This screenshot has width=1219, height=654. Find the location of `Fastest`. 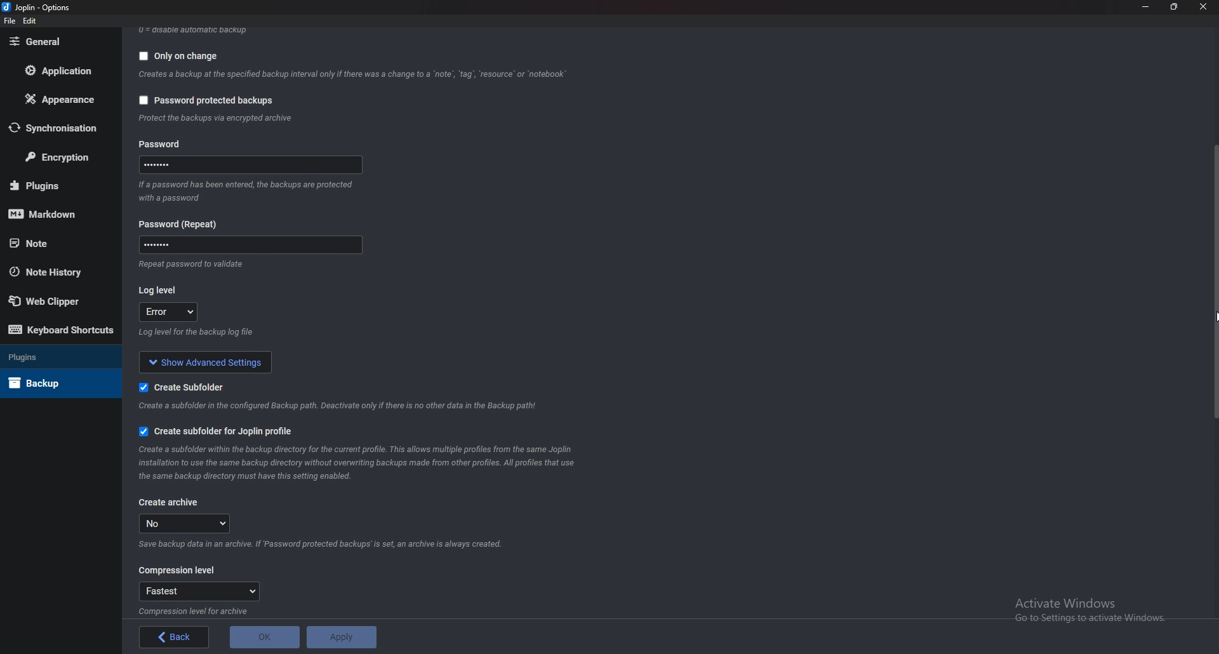

Fastest is located at coordinates (200, 591).